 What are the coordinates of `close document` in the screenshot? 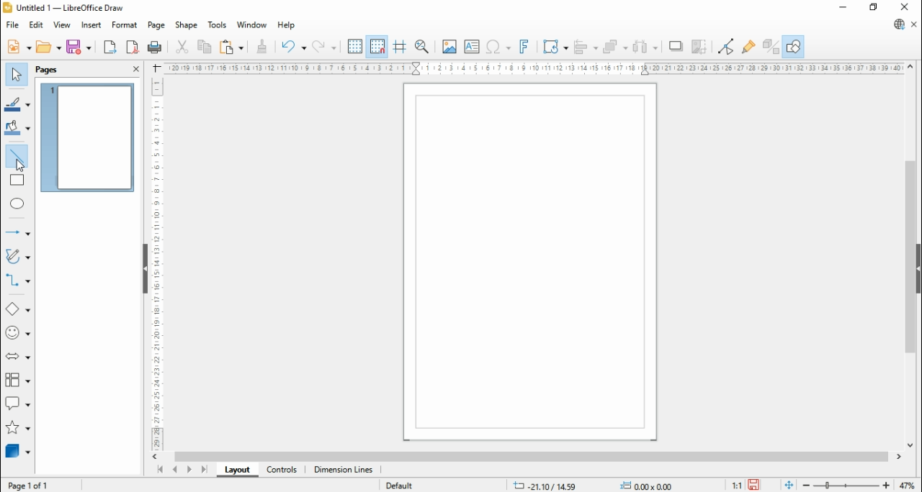 It's located at (915, 24).